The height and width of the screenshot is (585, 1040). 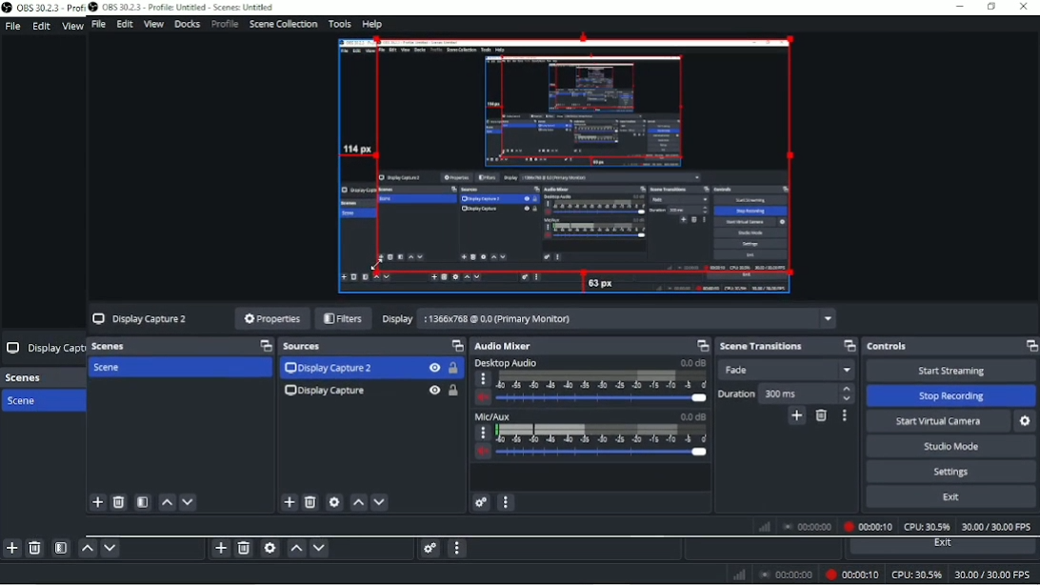 What do you see at coordinates (30, 377) in the screenshot?
I see `Scenes` at bounding box center [30, 377].